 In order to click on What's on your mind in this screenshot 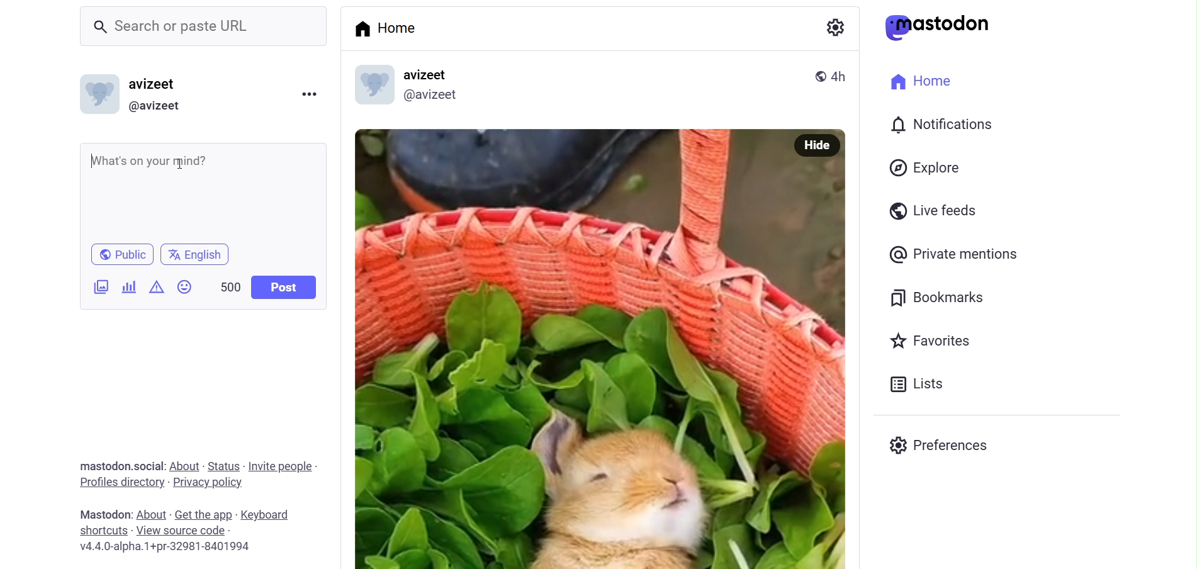, I will do `click(199, 194)`.